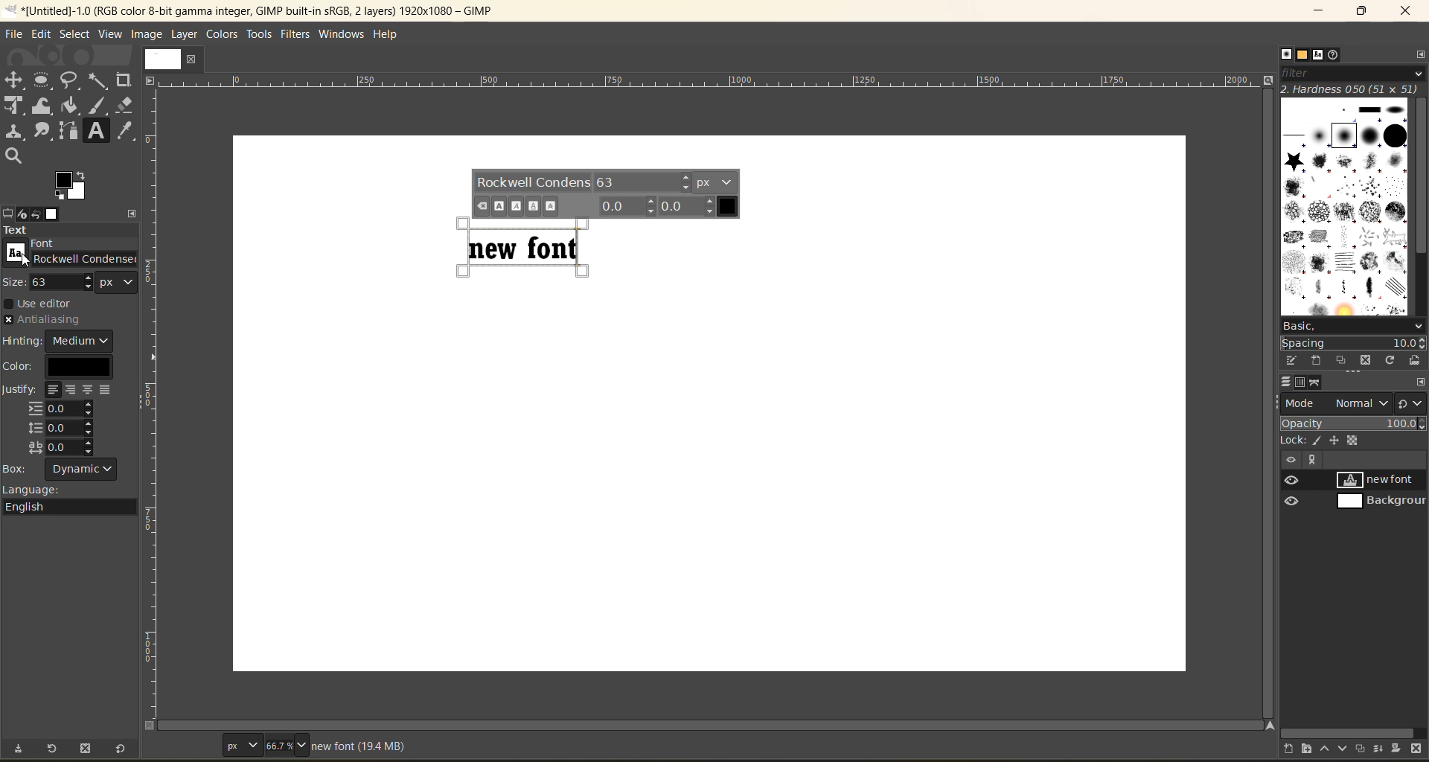  What do you see at coordinates (111, 33) in the screenshot?
I see `view` at bounding box center [111, 33].